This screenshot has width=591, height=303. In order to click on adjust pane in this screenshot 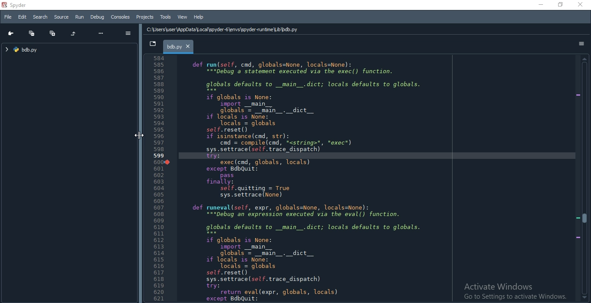, I will do `click(140, 163)`.